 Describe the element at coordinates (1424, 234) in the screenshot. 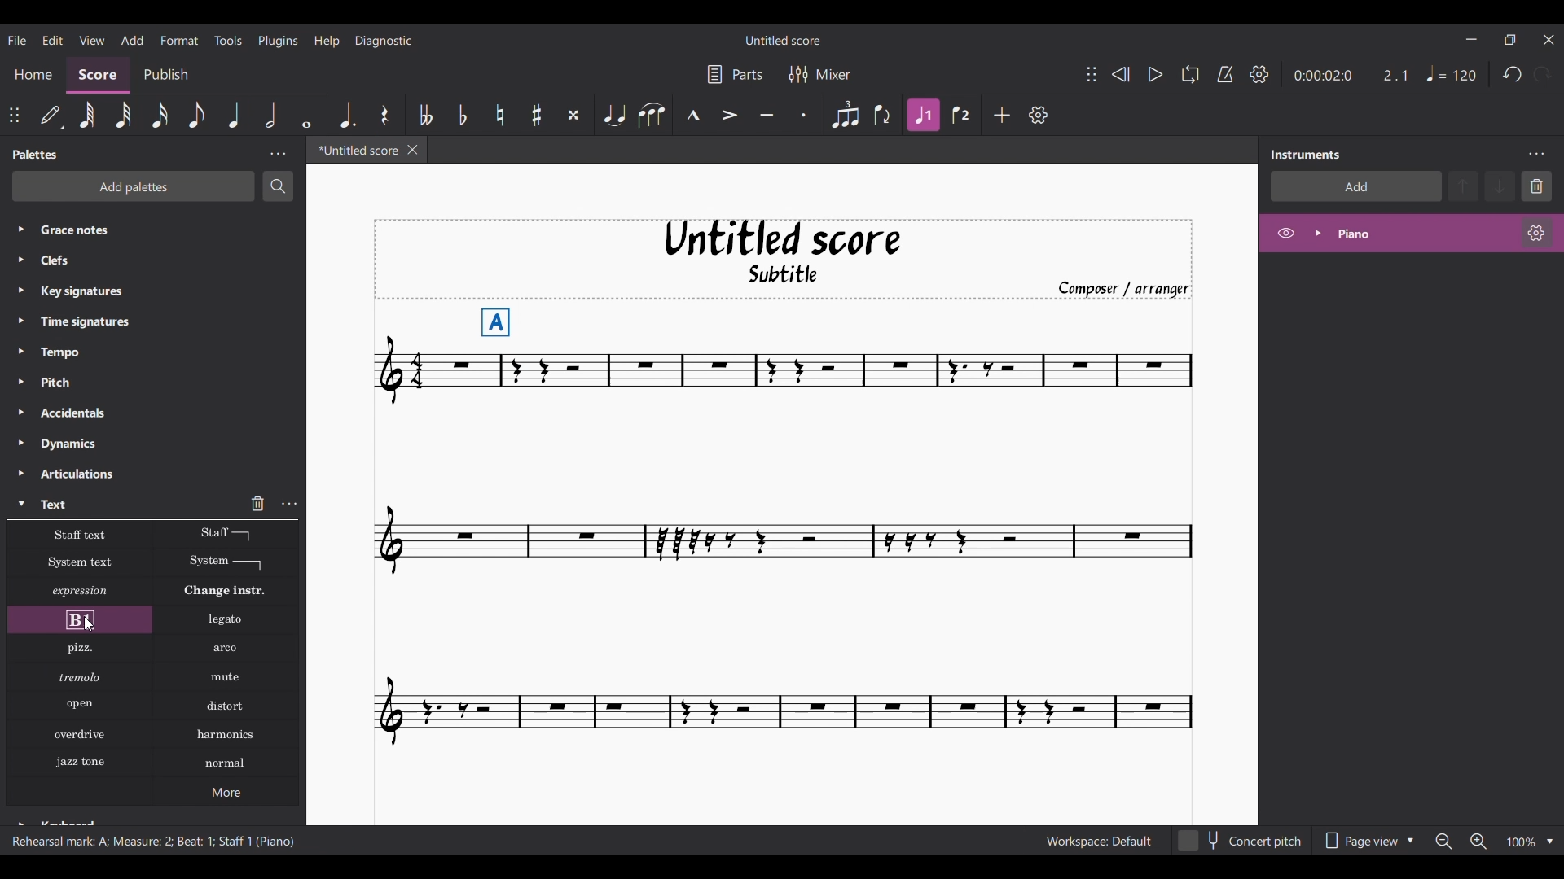

I see `Current instrument, highlighted` at that location.